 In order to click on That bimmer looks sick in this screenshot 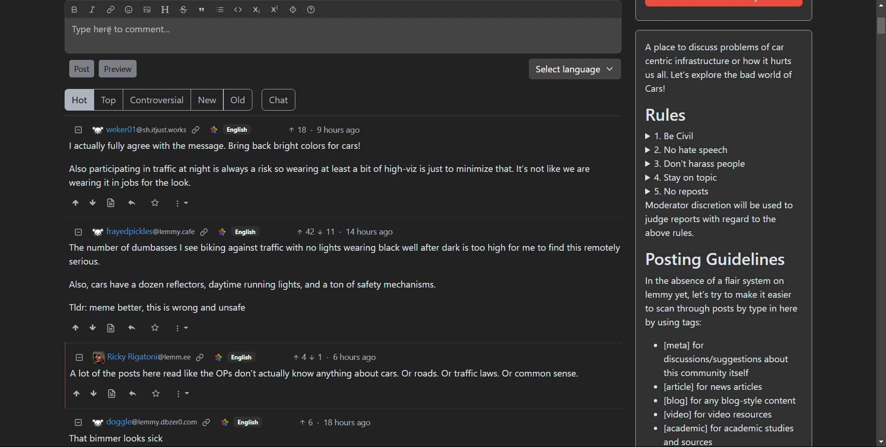, I will do `click(116, 439)`.